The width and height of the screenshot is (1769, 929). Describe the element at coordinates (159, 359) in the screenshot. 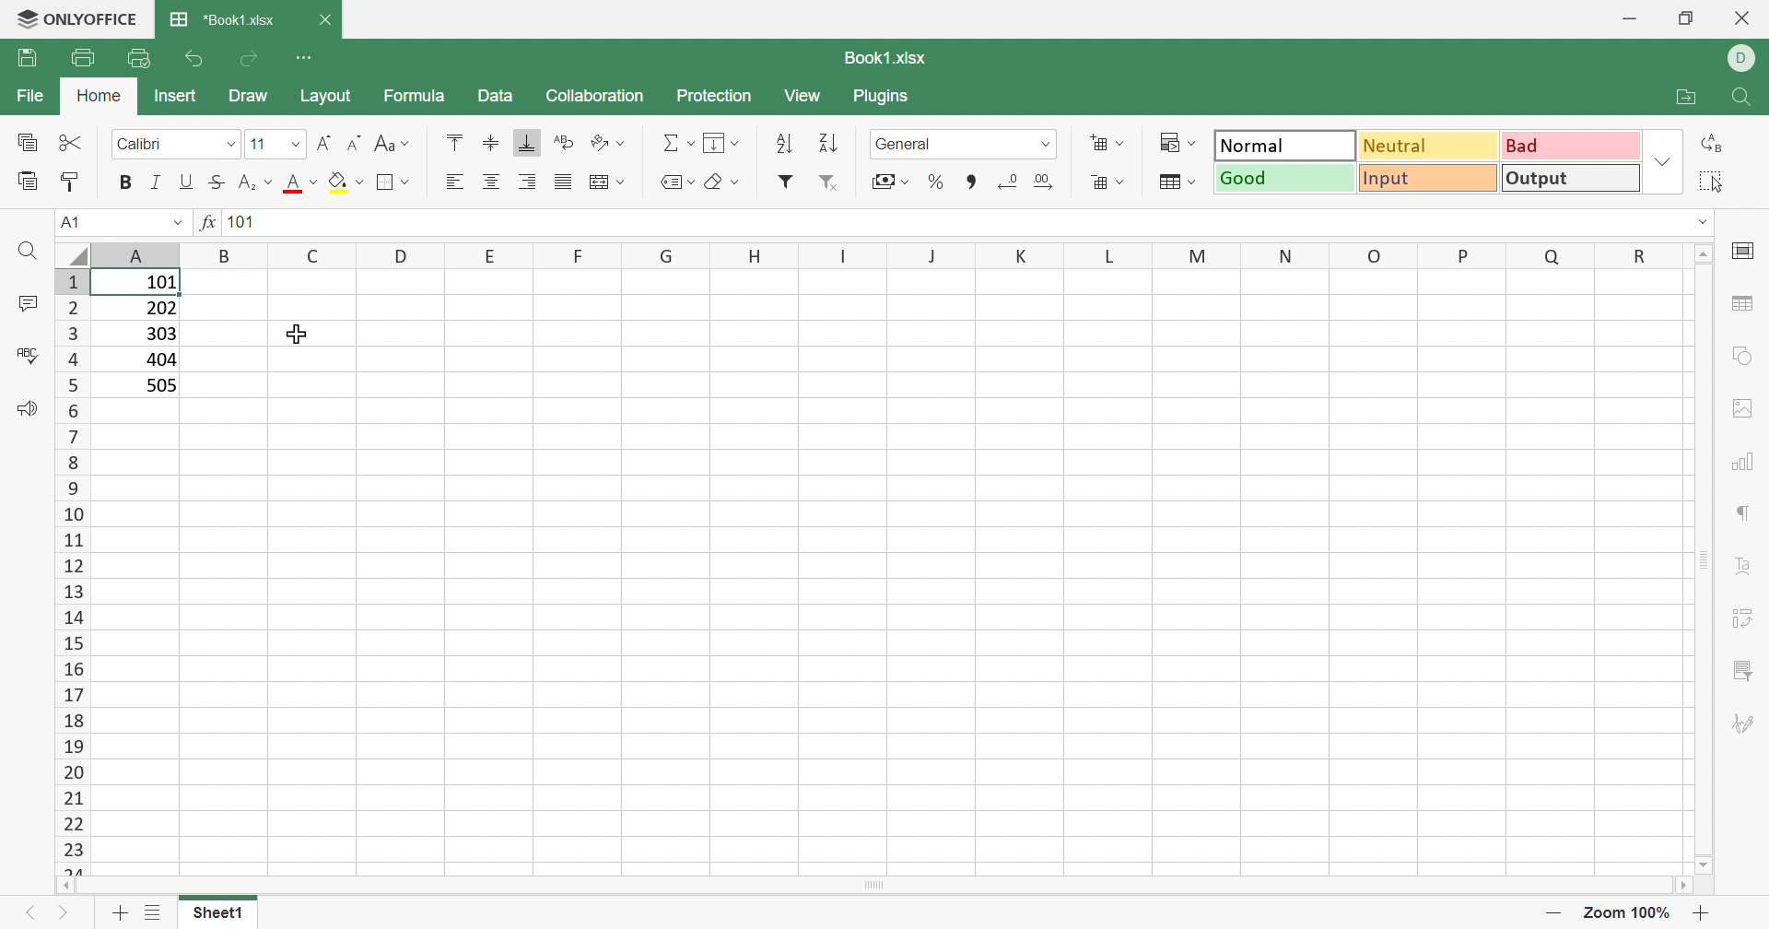

I see `404` at that location.